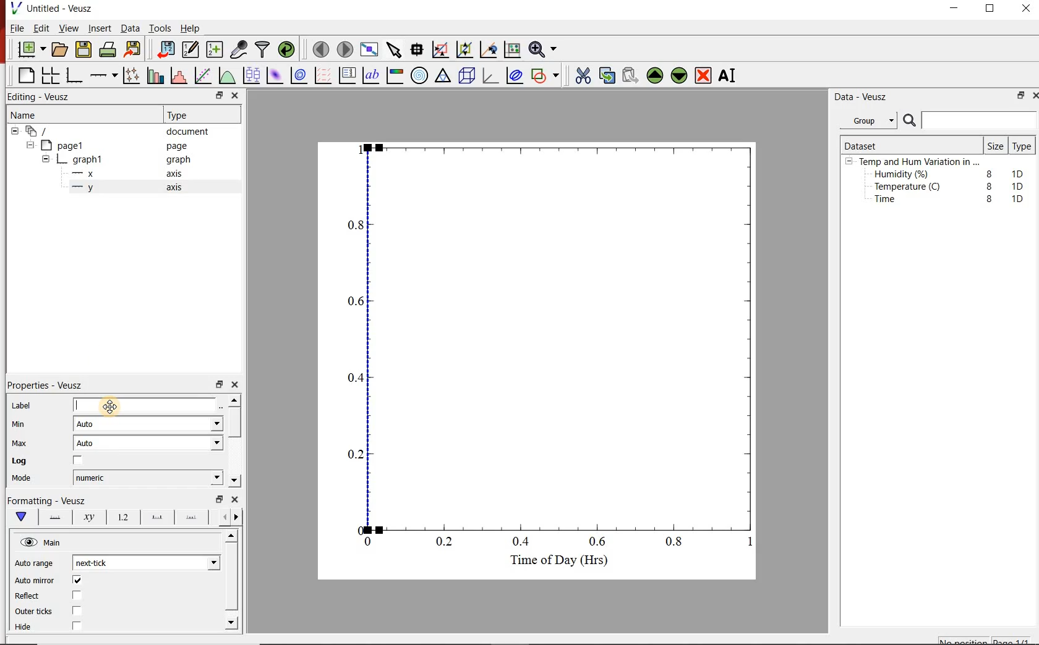 The height and width of the screenshot is (645, 1039). Describe the element at coordinates (447, 542) in the screenshot. I see `0.2` at that location.